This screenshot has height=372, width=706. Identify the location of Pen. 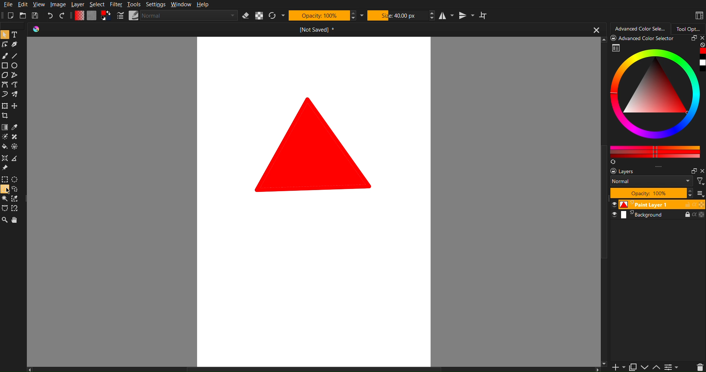
(15, 45).